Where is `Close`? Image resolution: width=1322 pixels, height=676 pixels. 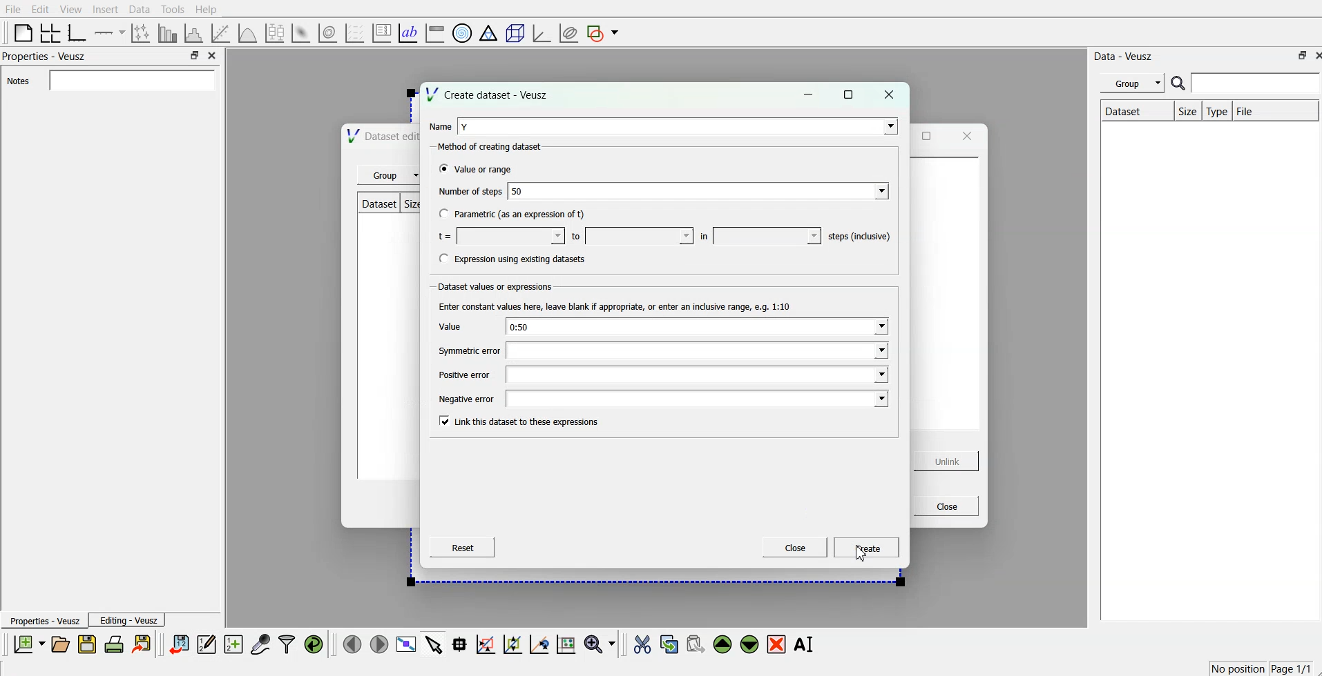
Close is located at coordinates (794, 548).